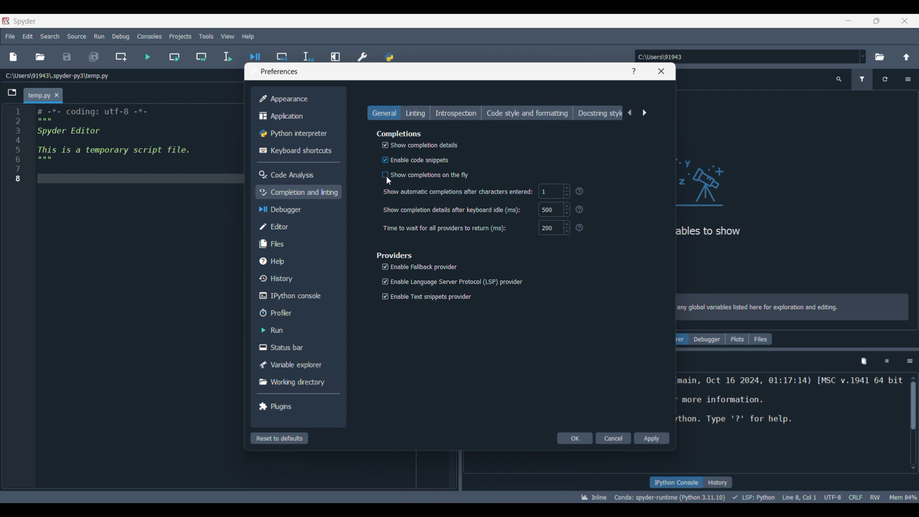 This screenshot has height=517, width=919. Describe the element at coordinates (296, 116) in the screenshot. I see `Application` at that location.